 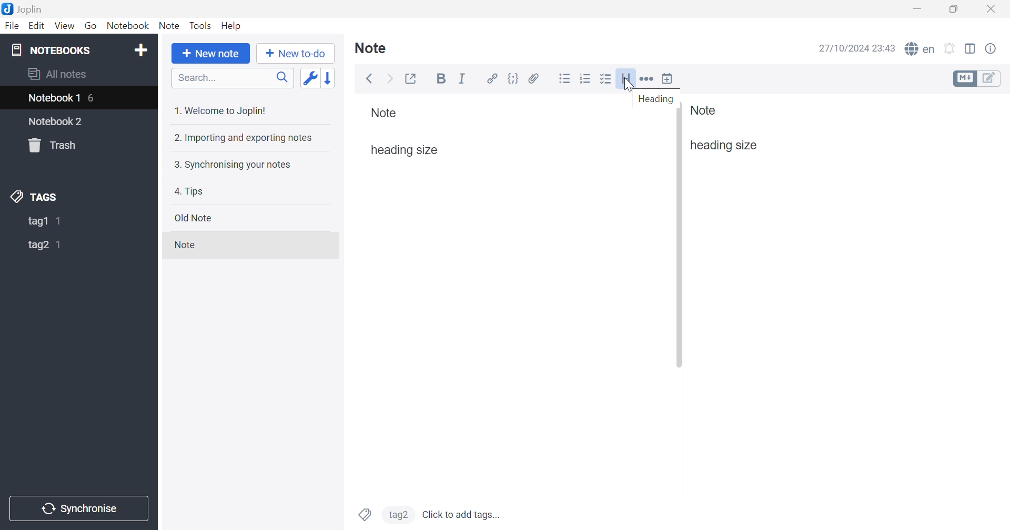 What do you see at coordinates (606, 79) in the screenshot?
I see `Checkbox` at bounding box center [606, 79].